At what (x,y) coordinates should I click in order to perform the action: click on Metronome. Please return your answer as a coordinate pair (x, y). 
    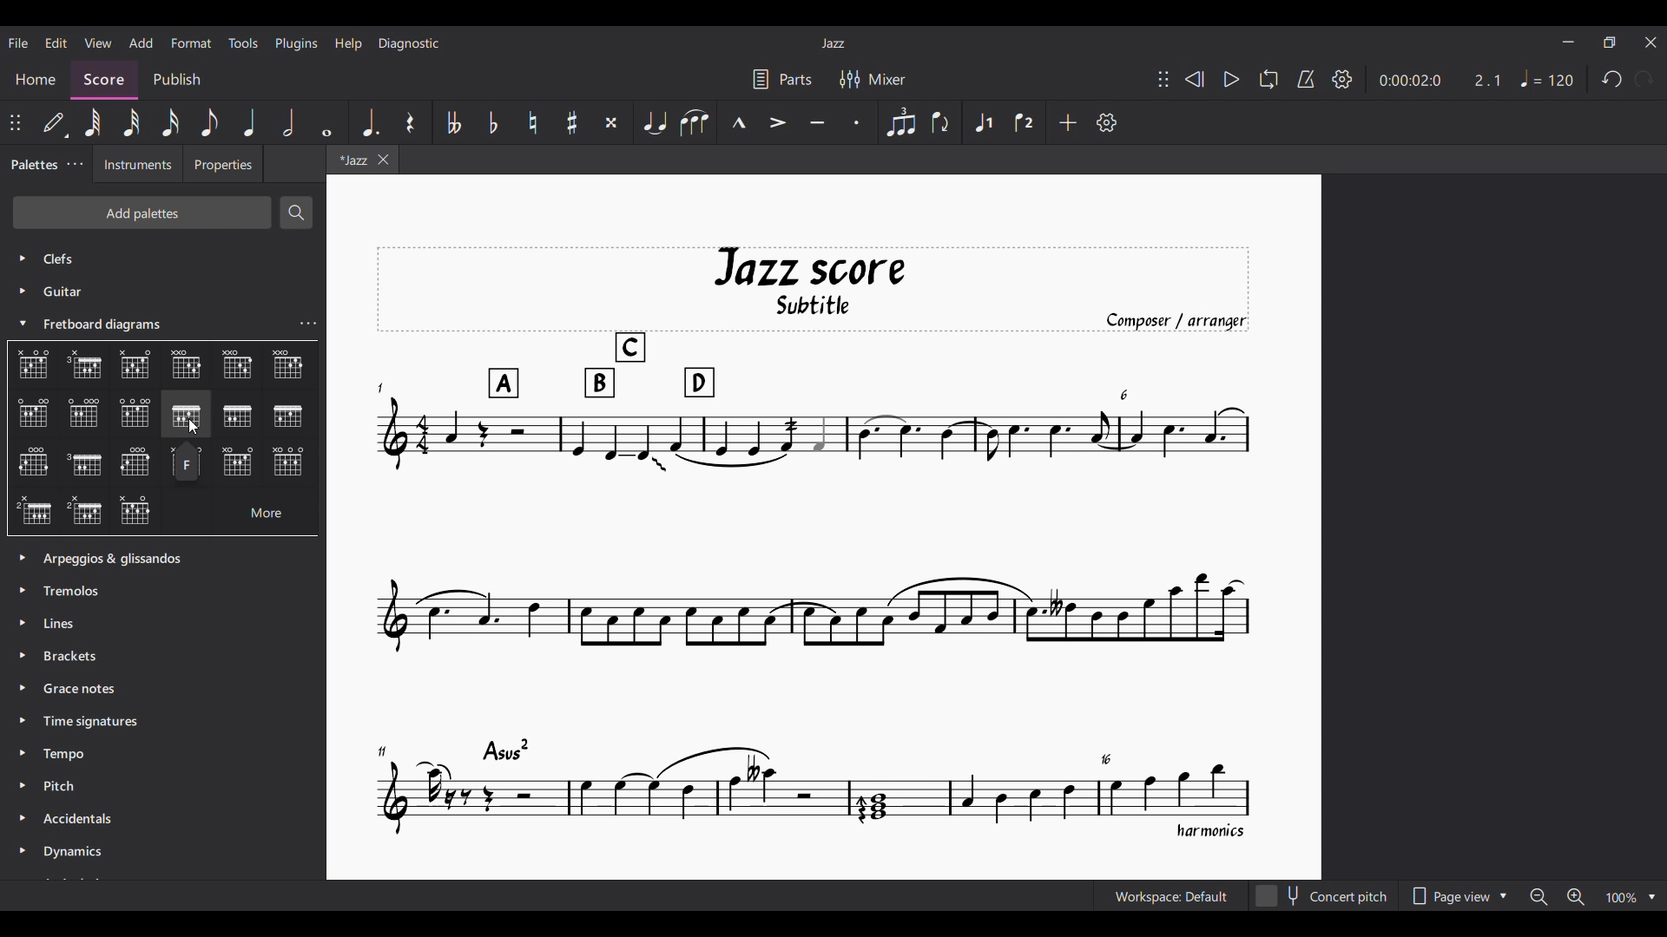
    Looking at the image, I should click on (1306, 80).